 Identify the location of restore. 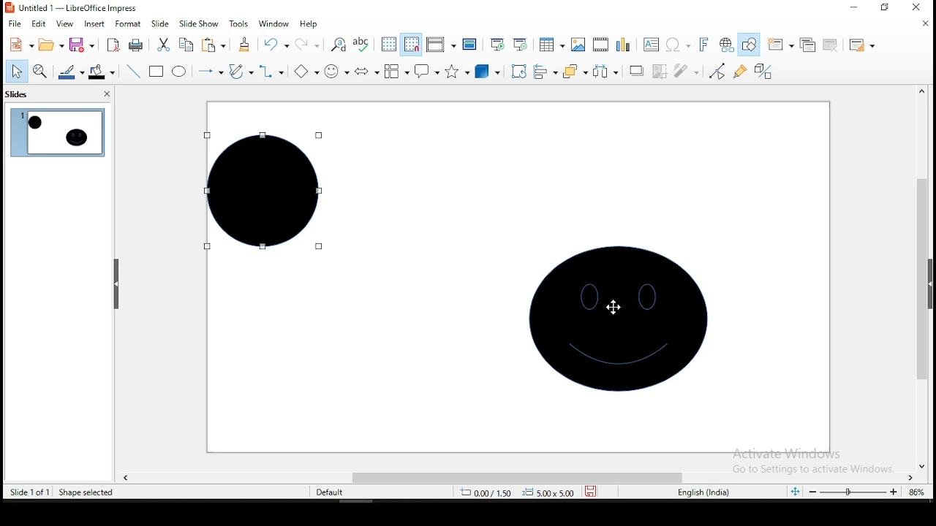
(884, 9).